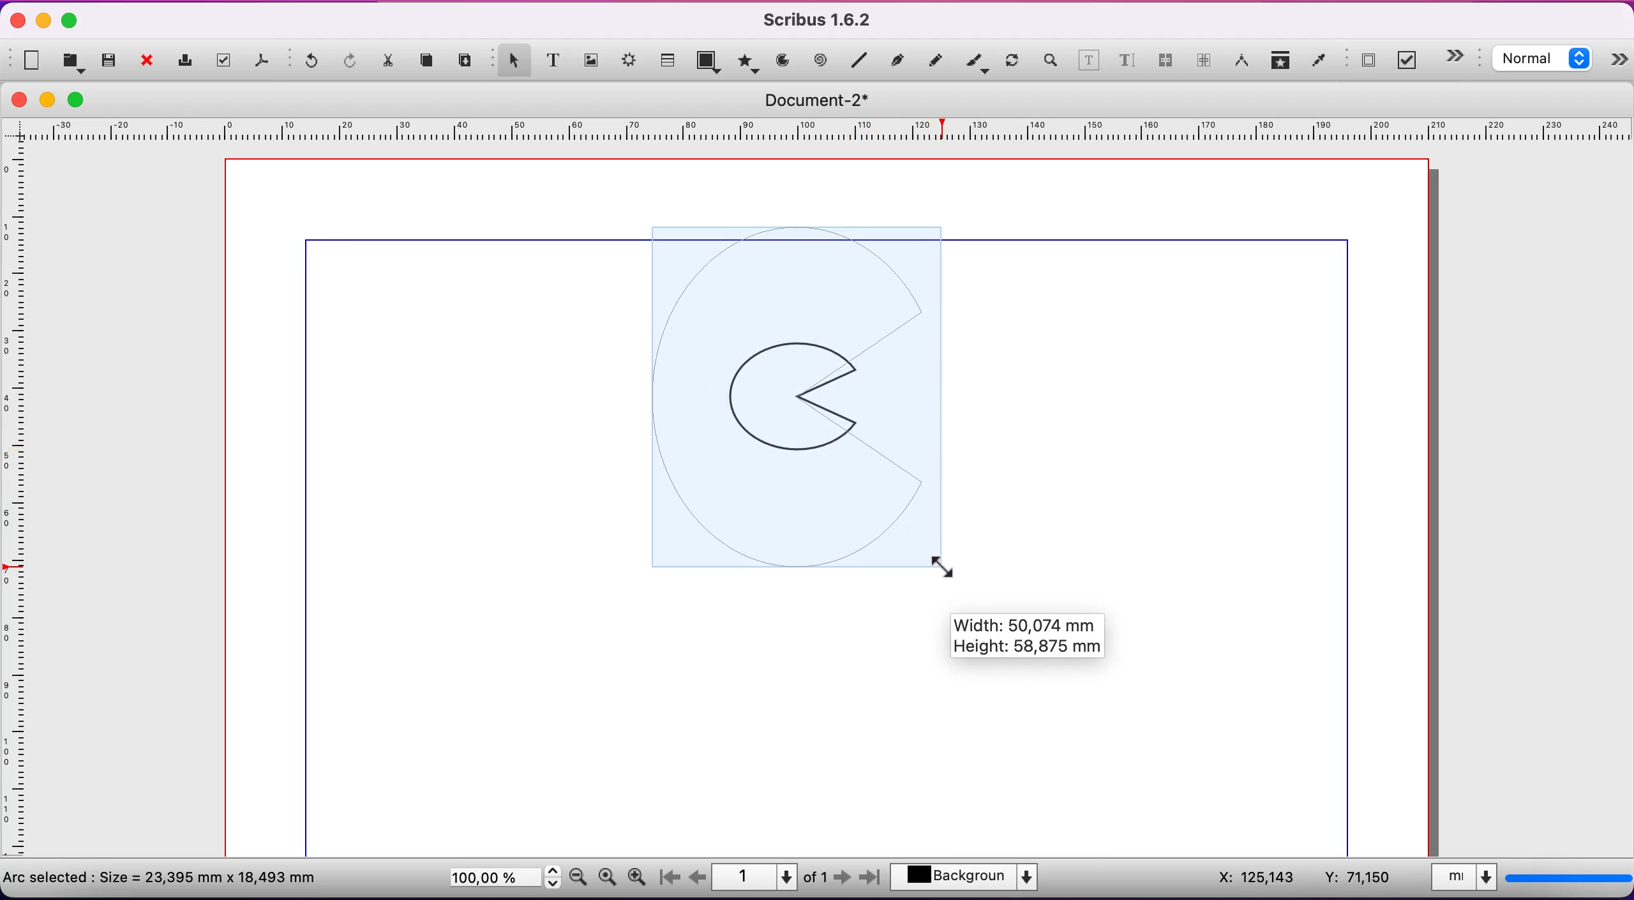 The width and height of the screenshot is (1634, 900). What do you see at coordinates (631, 63) in the screenshot?
I see `render frame` at bounding box center [631, 63].